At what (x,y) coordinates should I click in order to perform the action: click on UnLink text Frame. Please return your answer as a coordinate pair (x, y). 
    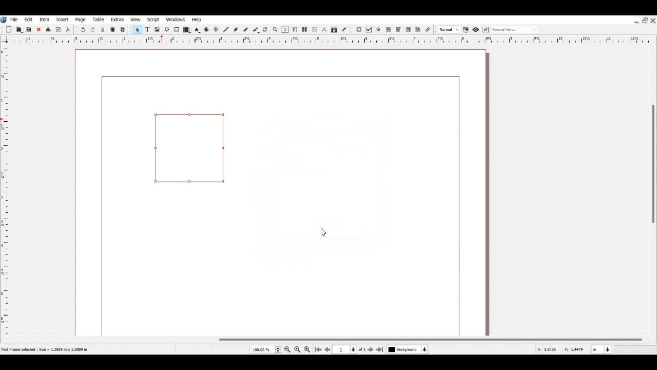
    Looking at the image, I should click on (315, 30).